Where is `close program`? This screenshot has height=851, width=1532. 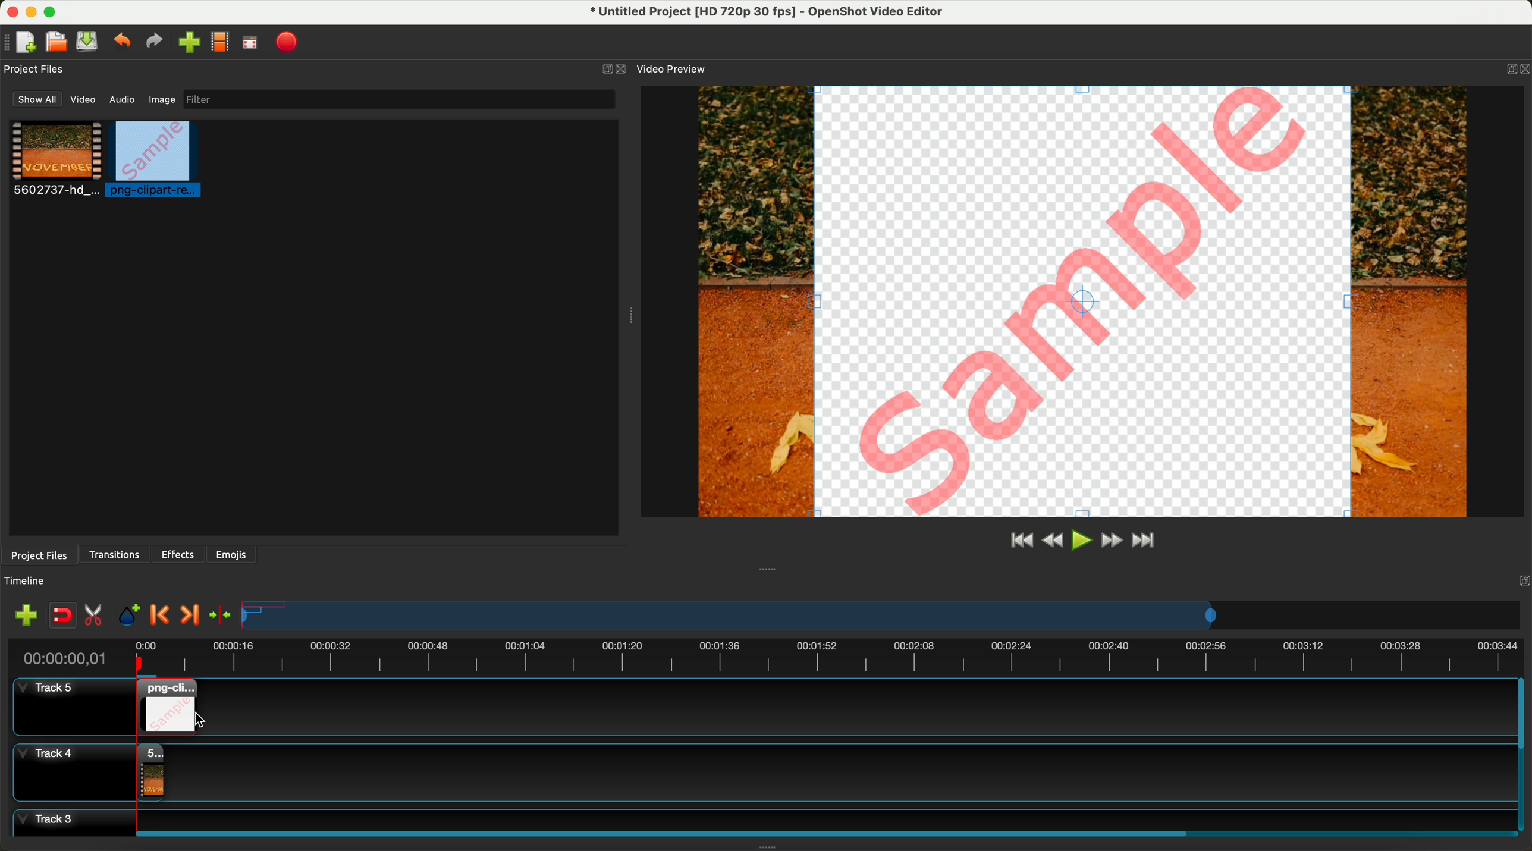 close program is located at coordinates (10, 10).